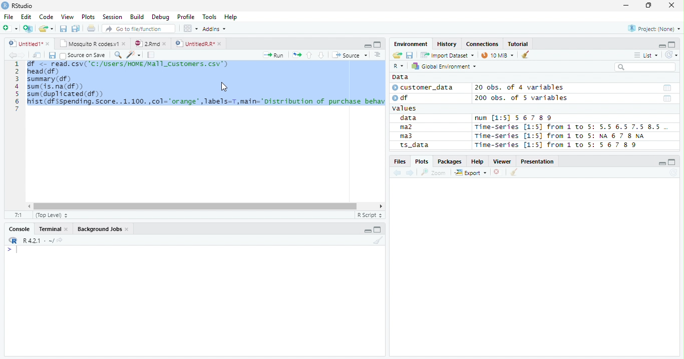 The height and width of the screenshot is (359, 684). I want to click on Maximize, so click(377, 44).